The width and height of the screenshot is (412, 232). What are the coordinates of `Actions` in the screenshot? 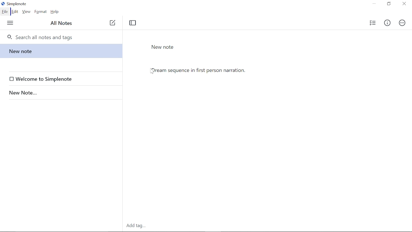 It's located at (402, 23).